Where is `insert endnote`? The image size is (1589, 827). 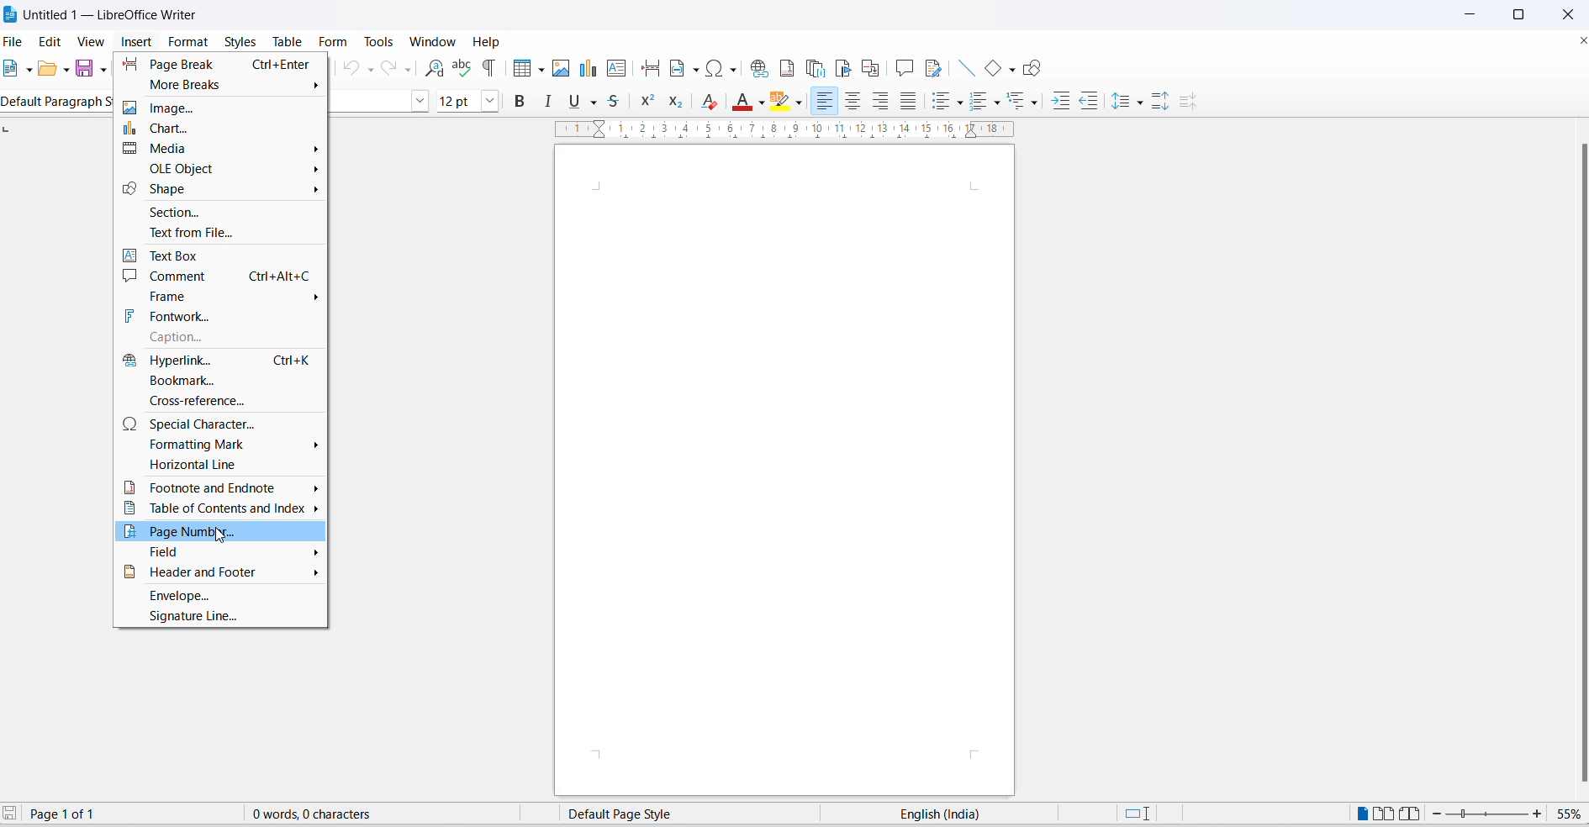
insert endnote is located at coordinates (816, 69).